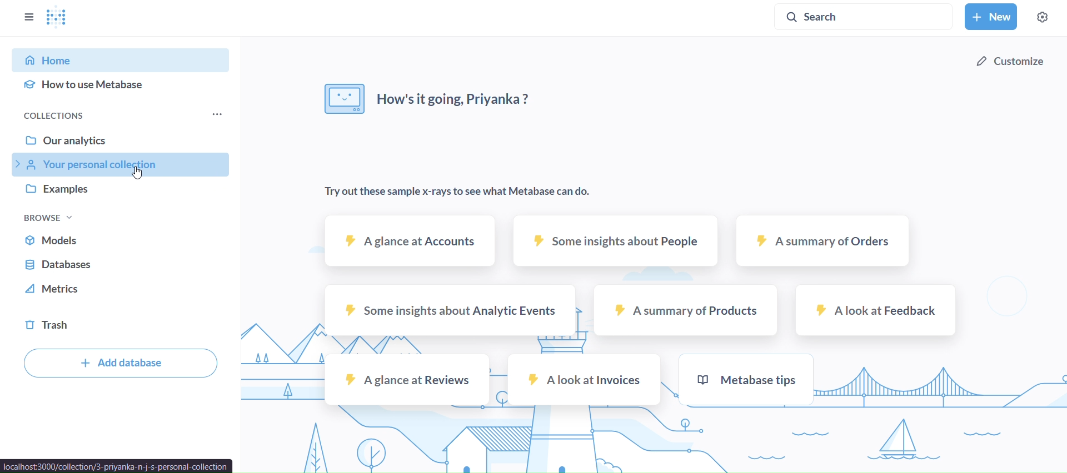  Describe the element at coordinates (617, 241) in the screenshot. I see `some insights about people` at that location.